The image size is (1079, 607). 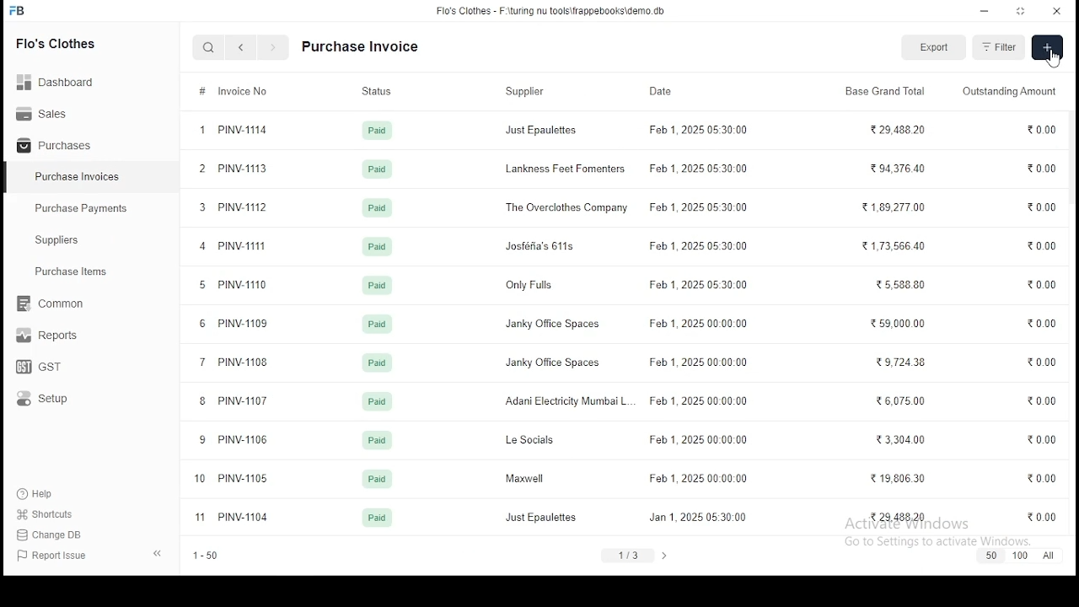 I want to click on 0.00, so click(x=1044, y=440).